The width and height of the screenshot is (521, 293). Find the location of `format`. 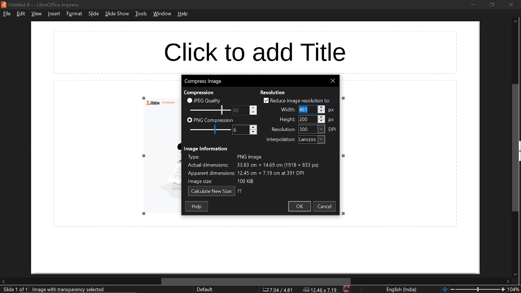

format is located at coordinates (74, 14).